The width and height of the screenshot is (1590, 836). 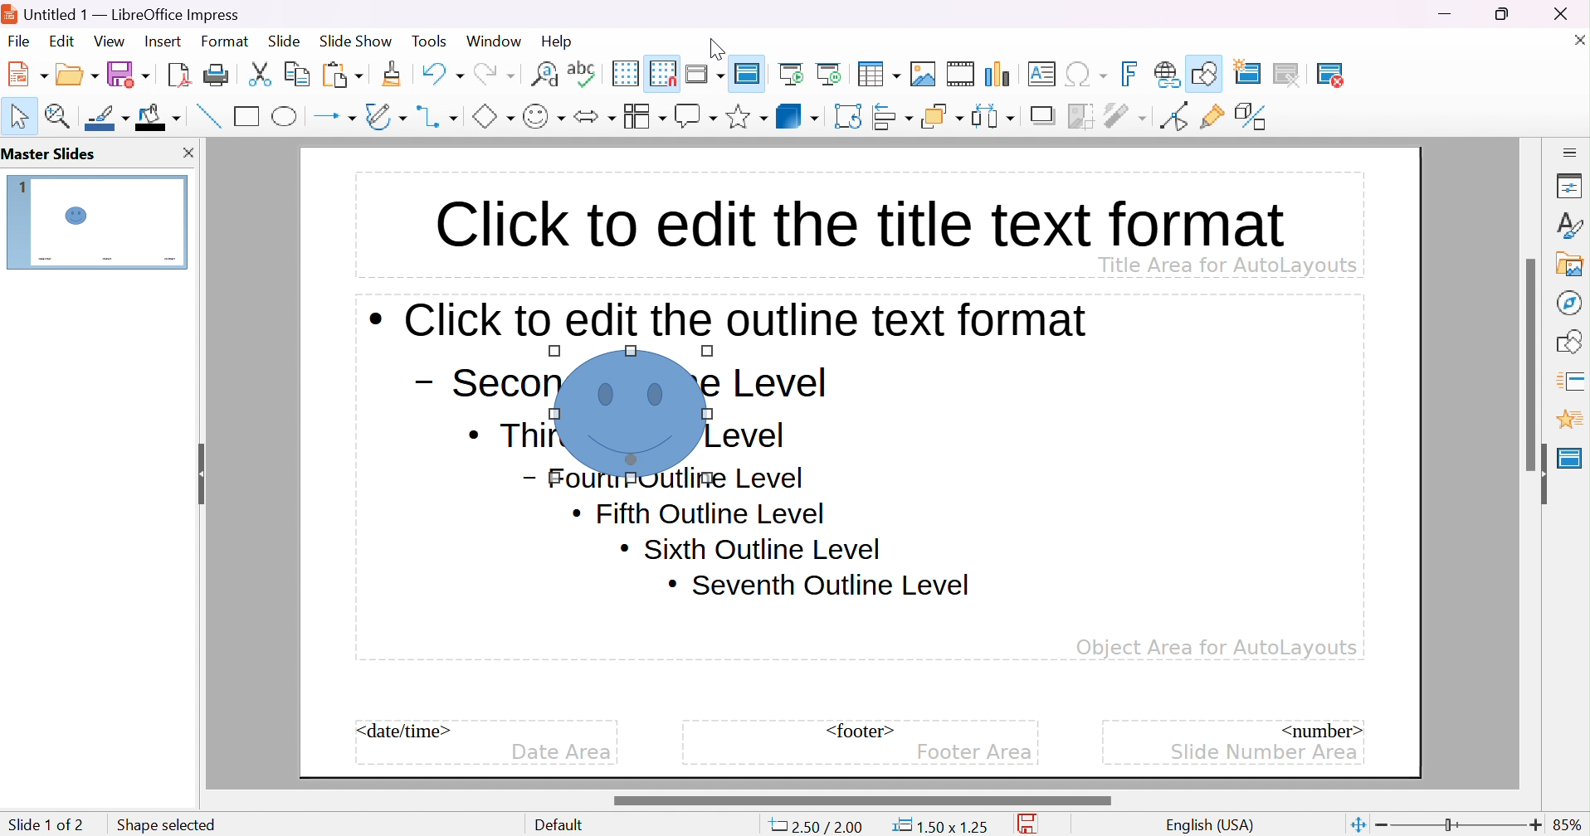 What do you see at coordinates (695, 116) in the screenshot?
I see `callout shapes` at bounding box center [695, 116].